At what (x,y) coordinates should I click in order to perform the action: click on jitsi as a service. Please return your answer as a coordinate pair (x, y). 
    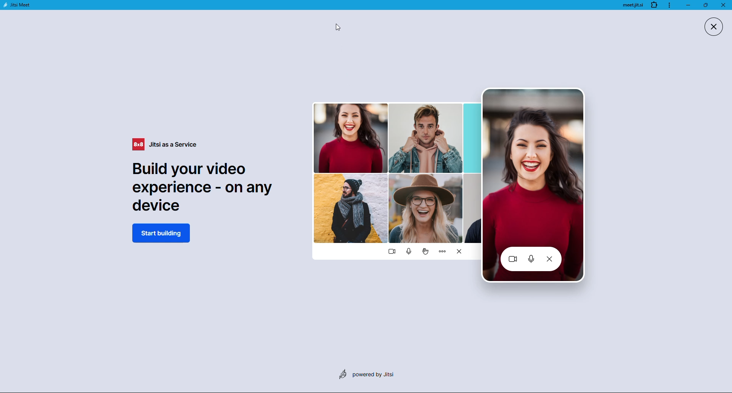
    Looking at the image, I should click on (163, 142).